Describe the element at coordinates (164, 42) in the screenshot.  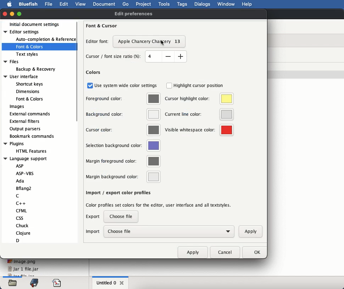
I see `Cursor` at that location.